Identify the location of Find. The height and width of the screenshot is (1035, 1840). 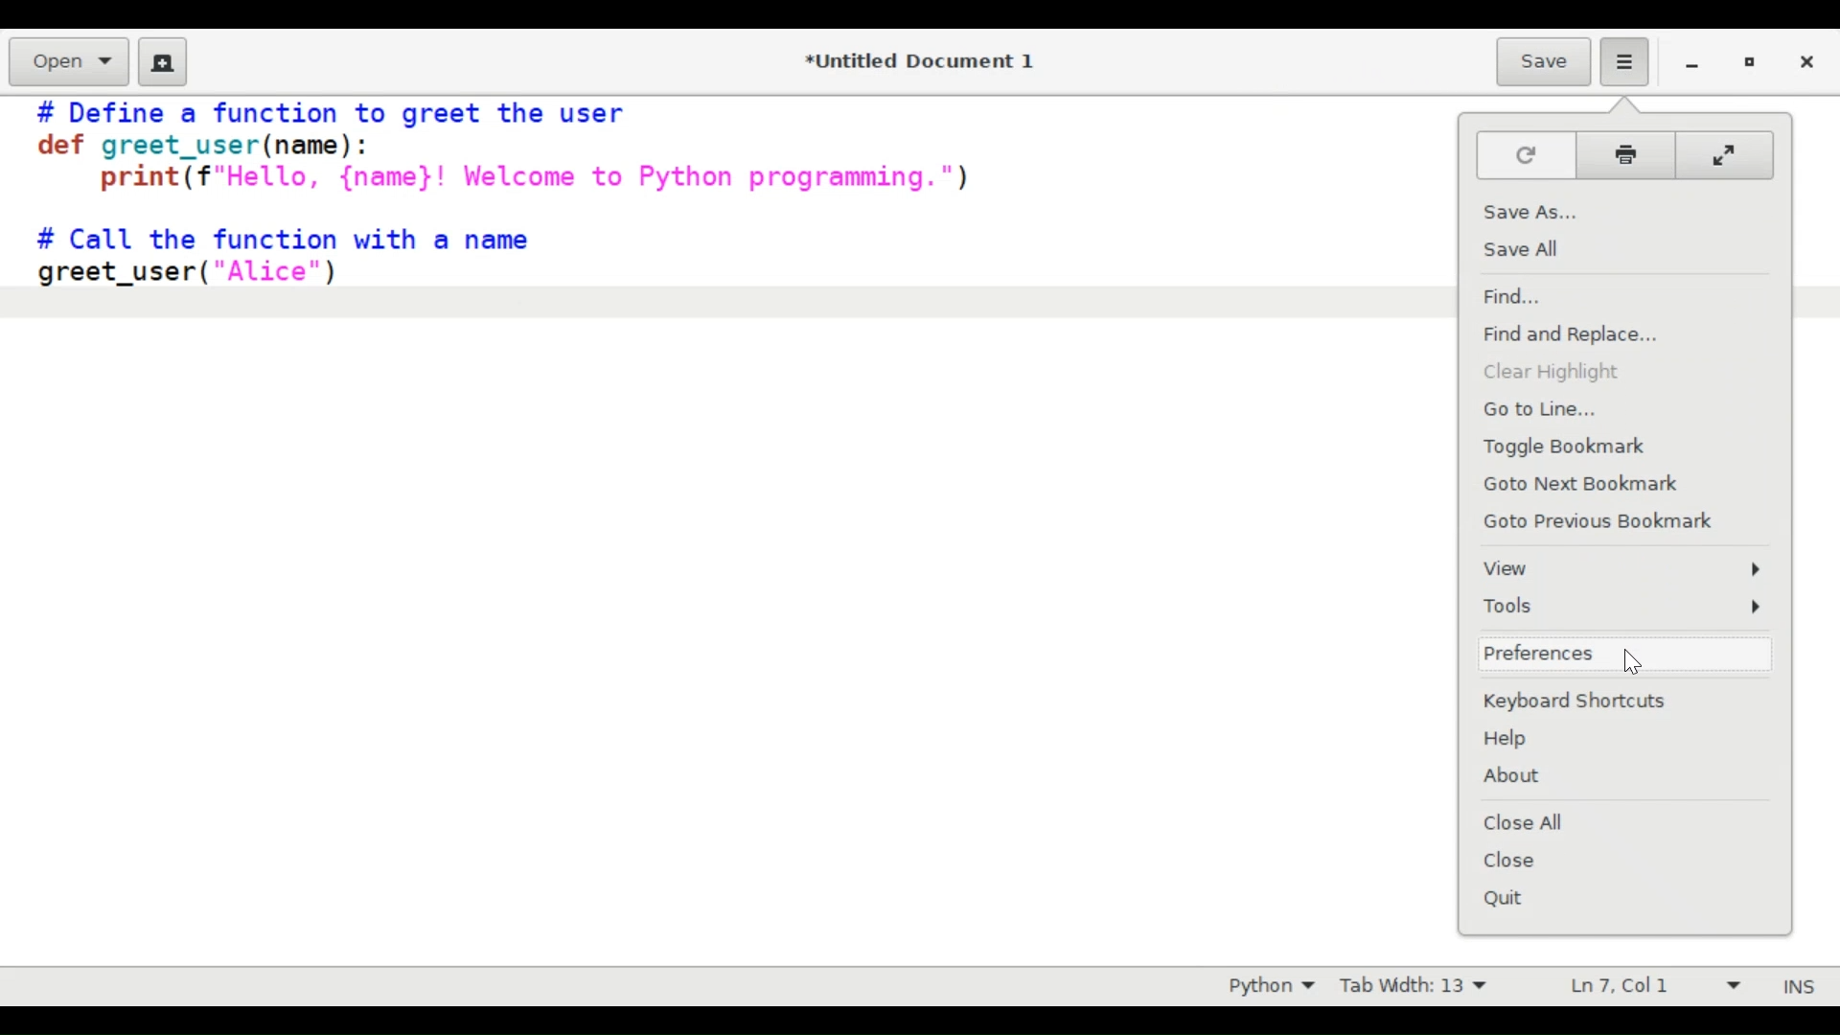
(1598, 296).